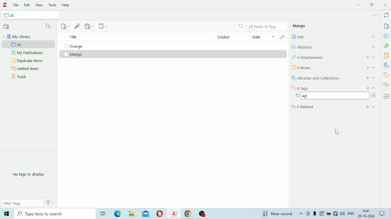  Describe the element at coordinates (383, 213) in the screenshot. I see `Notifications` at that location.